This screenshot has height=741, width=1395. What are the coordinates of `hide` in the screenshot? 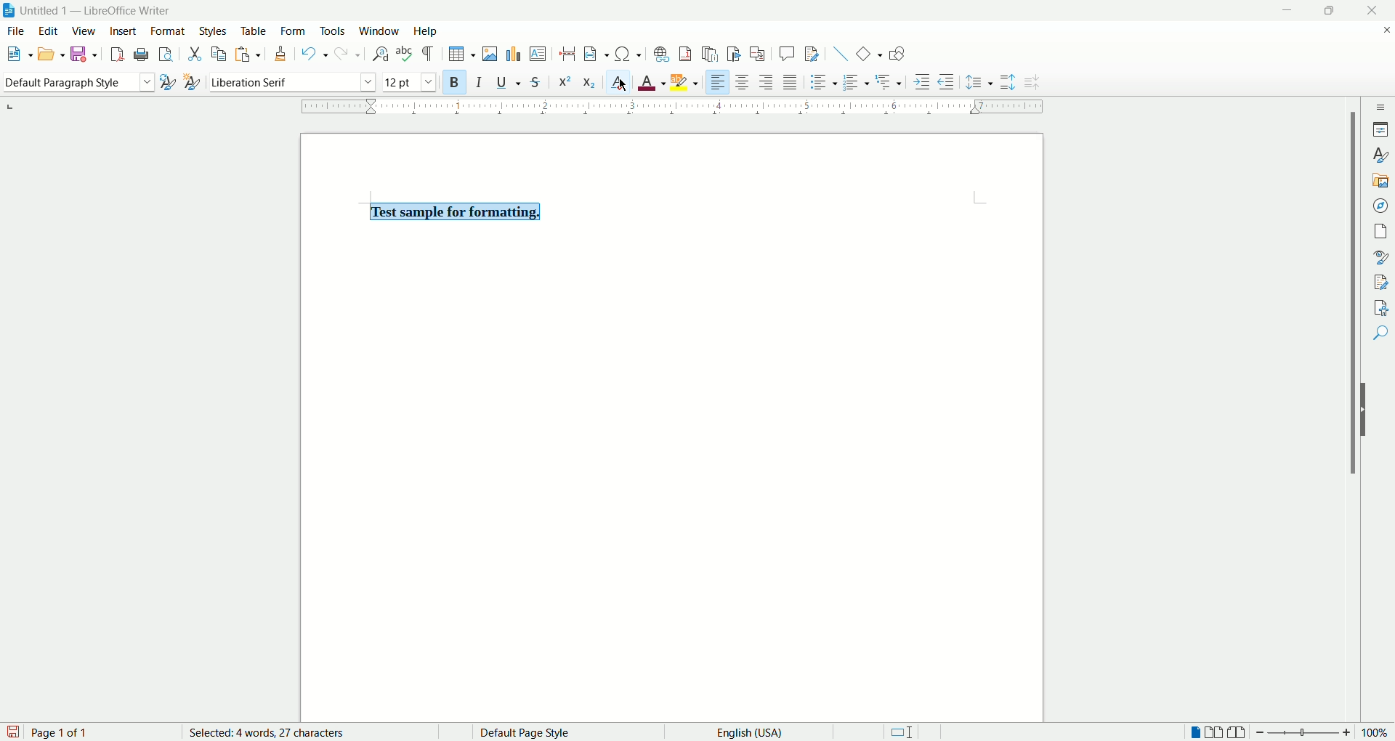 It's located at (1362, 408).